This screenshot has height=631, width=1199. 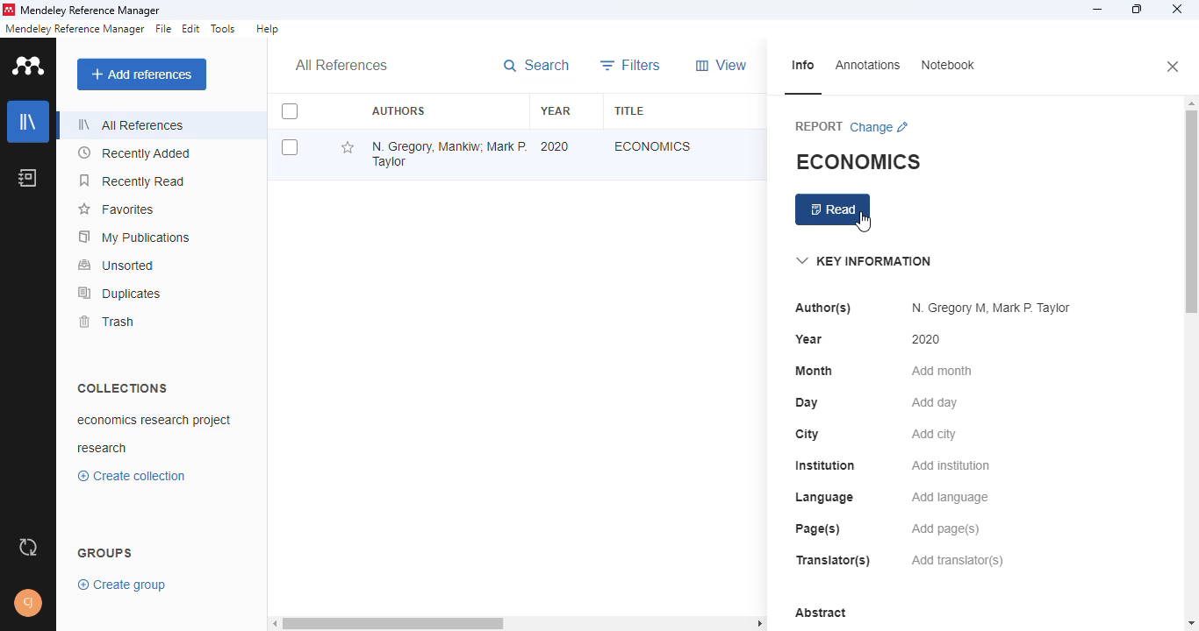 I want to click on add translator(s), so click(x=957, y=559).